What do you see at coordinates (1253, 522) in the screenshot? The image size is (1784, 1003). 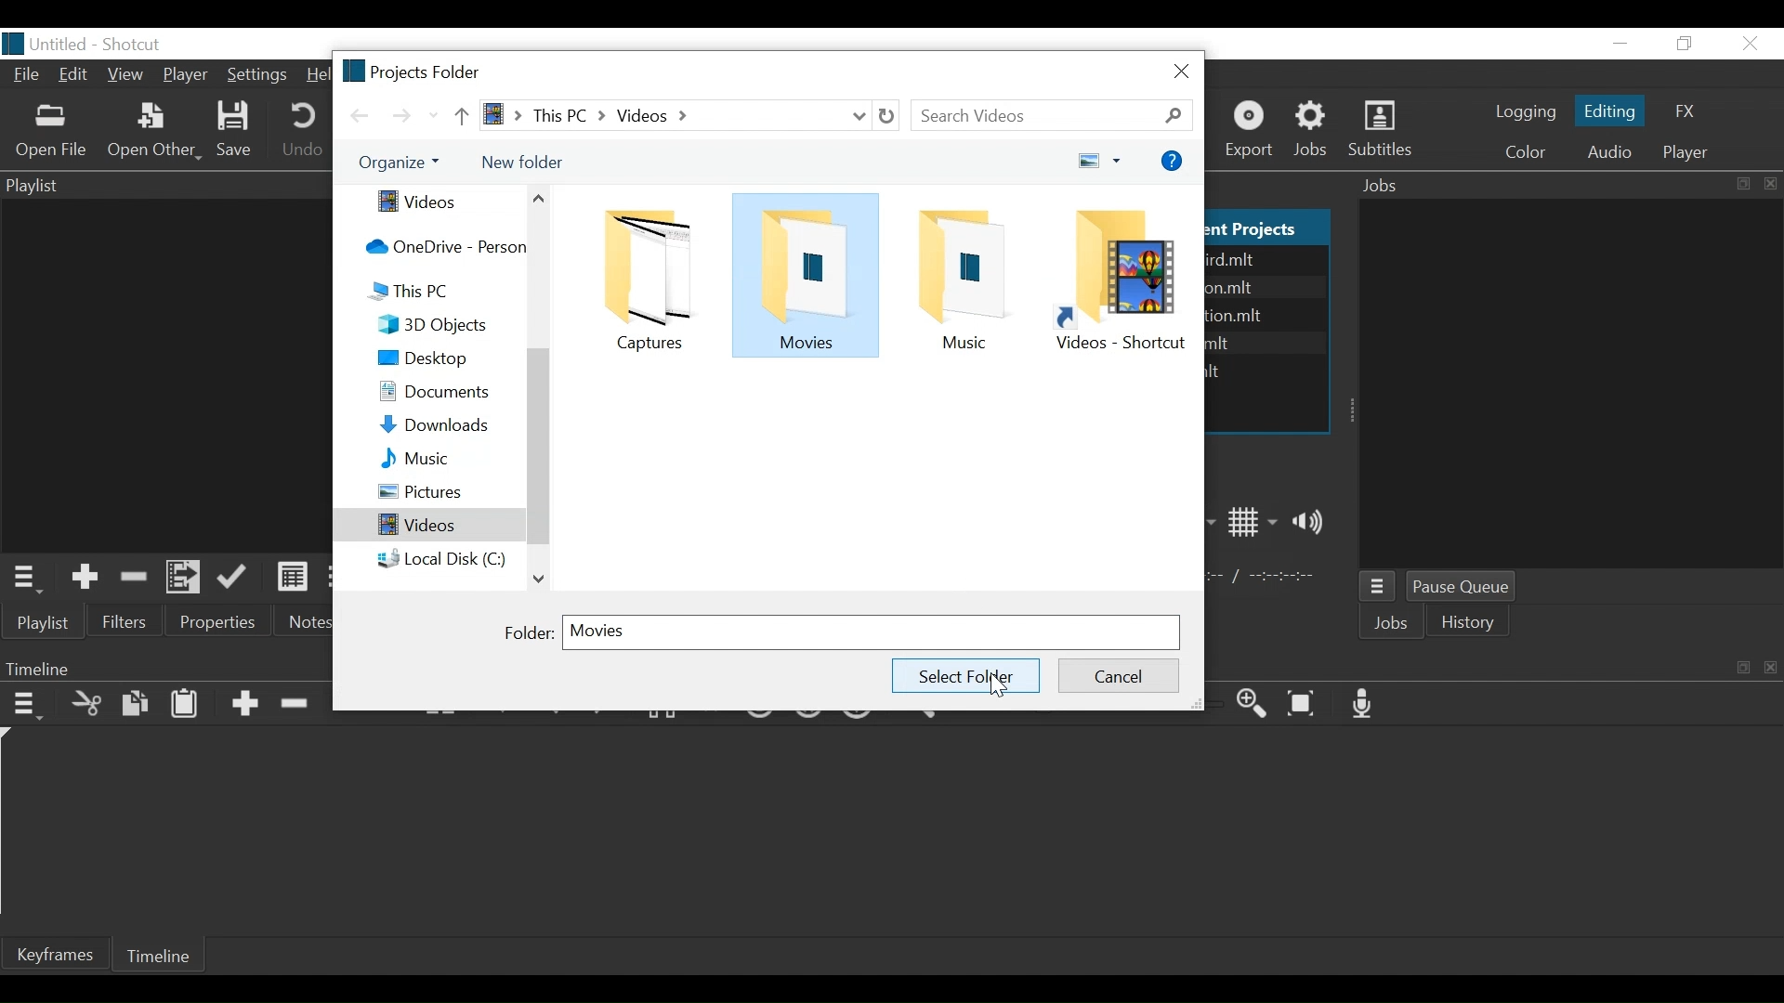 I see `Toggle display grid on player` at bounding box center [1253, 522].